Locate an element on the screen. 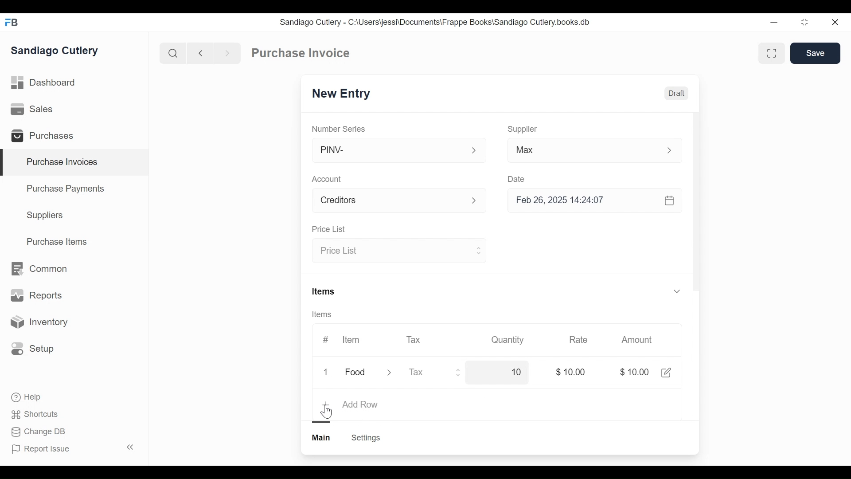  Expand is located at coordinates (676, 291).